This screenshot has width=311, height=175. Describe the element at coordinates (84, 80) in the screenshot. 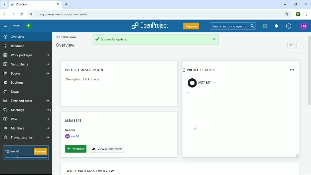

I see `Description: Click to edit...` at that location.